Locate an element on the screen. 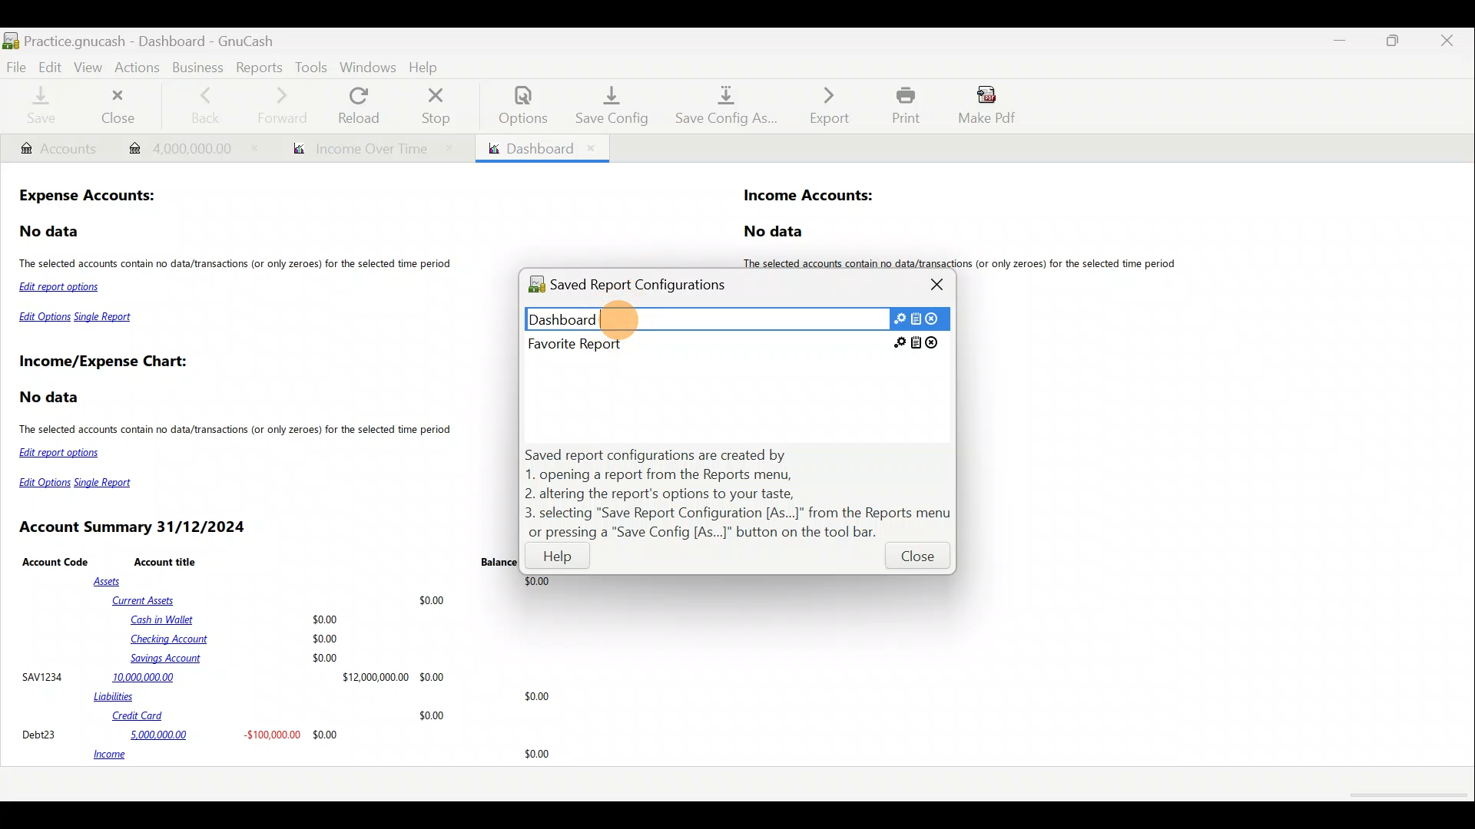 The image size is (1475, 829). Help is located at coordinates (427, 65).